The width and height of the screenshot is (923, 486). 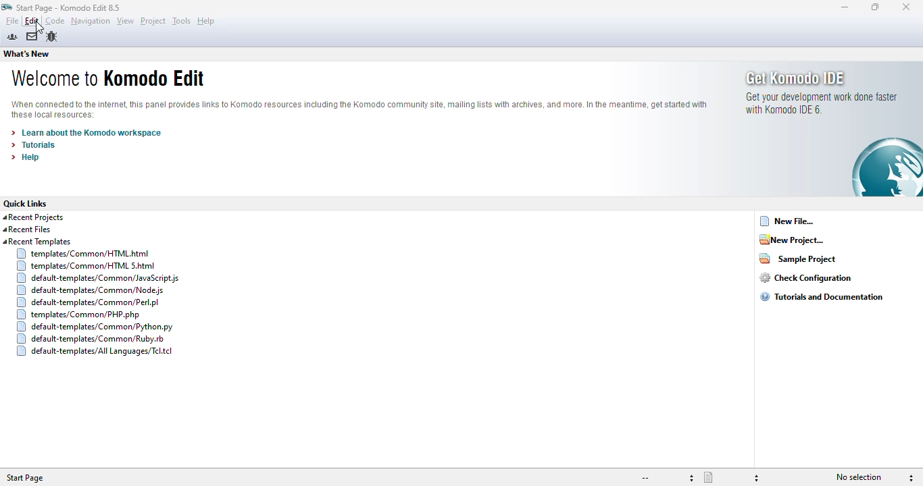 What do you see at coordinates (845, 7) in the screenshot?
I see `minimize` at bounding box center [845, 7].